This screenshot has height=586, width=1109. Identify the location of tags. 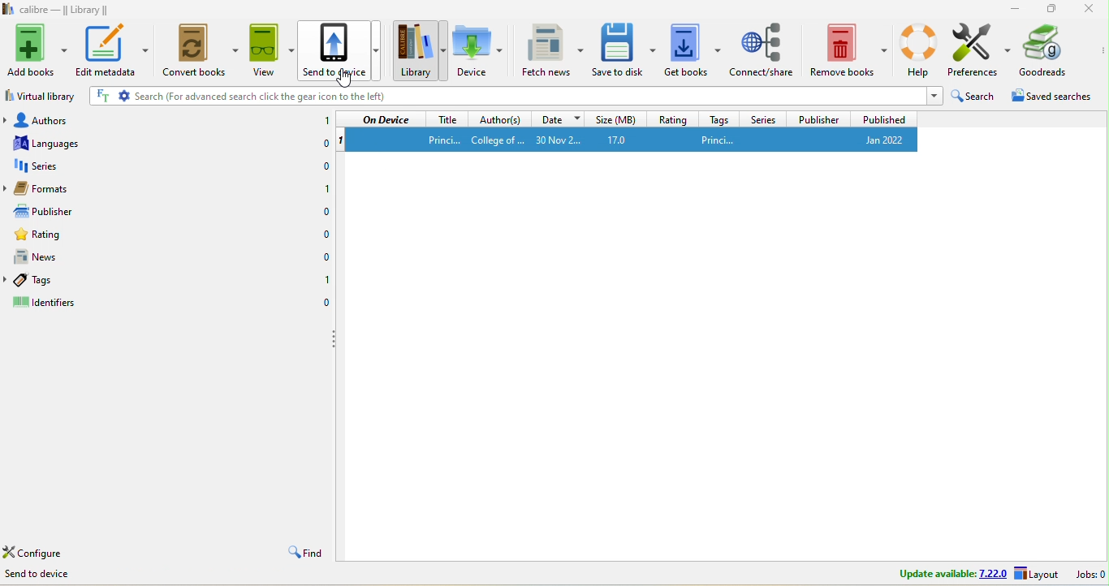
(35, 282).